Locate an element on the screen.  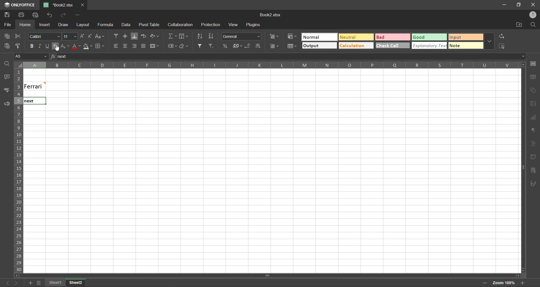
font color is located at coordinates (76, 47).